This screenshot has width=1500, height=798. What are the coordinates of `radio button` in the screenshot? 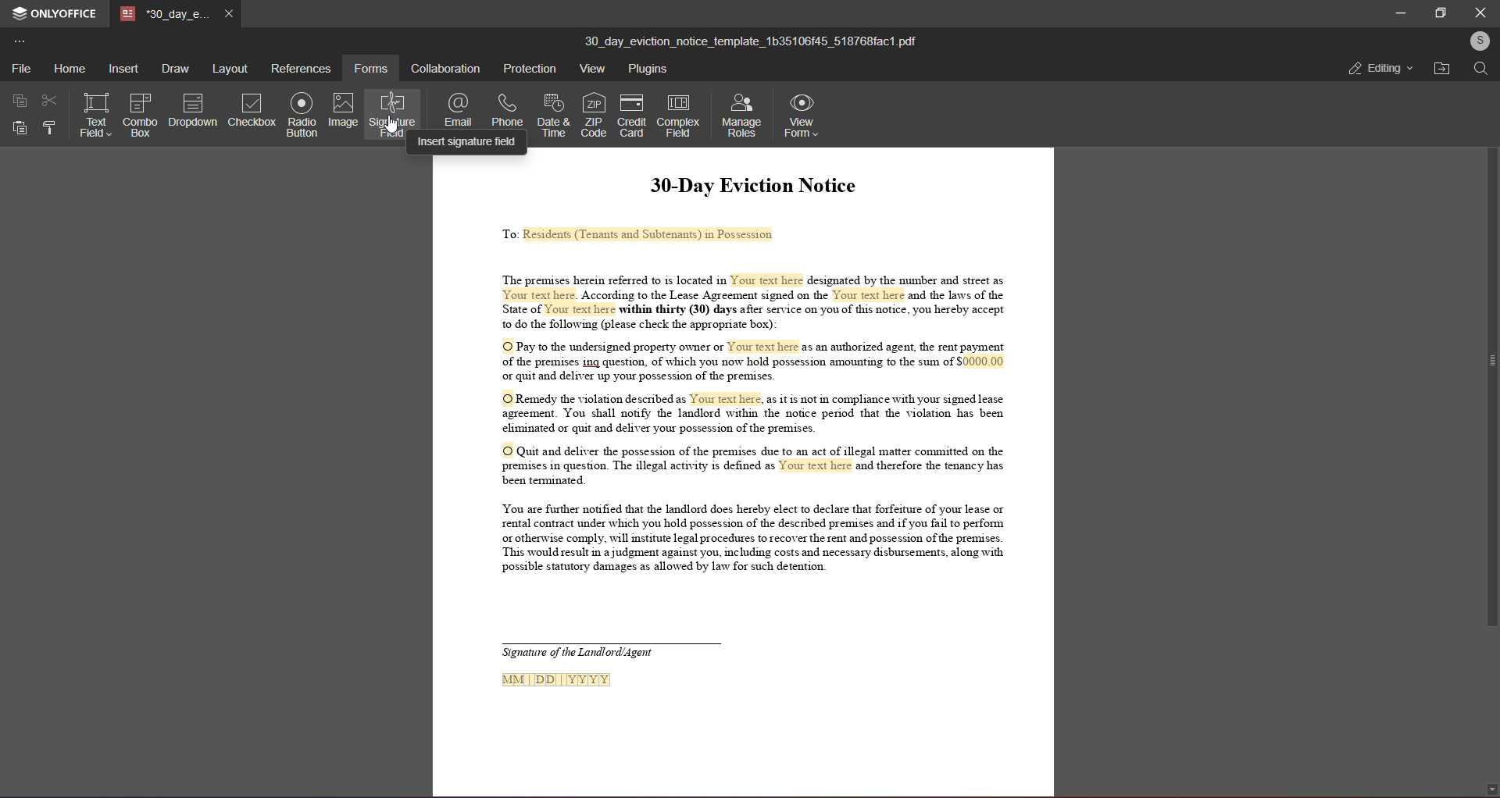 It's located at (302, 114).